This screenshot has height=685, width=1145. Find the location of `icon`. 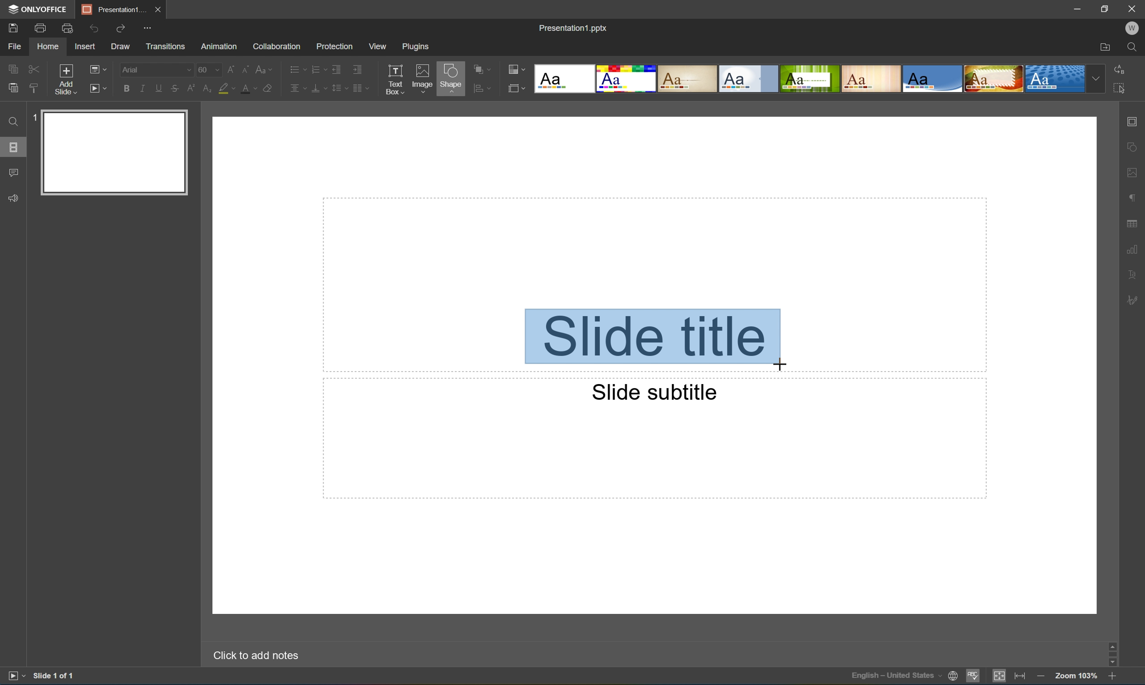

icon is located at coordinates (477, 87).